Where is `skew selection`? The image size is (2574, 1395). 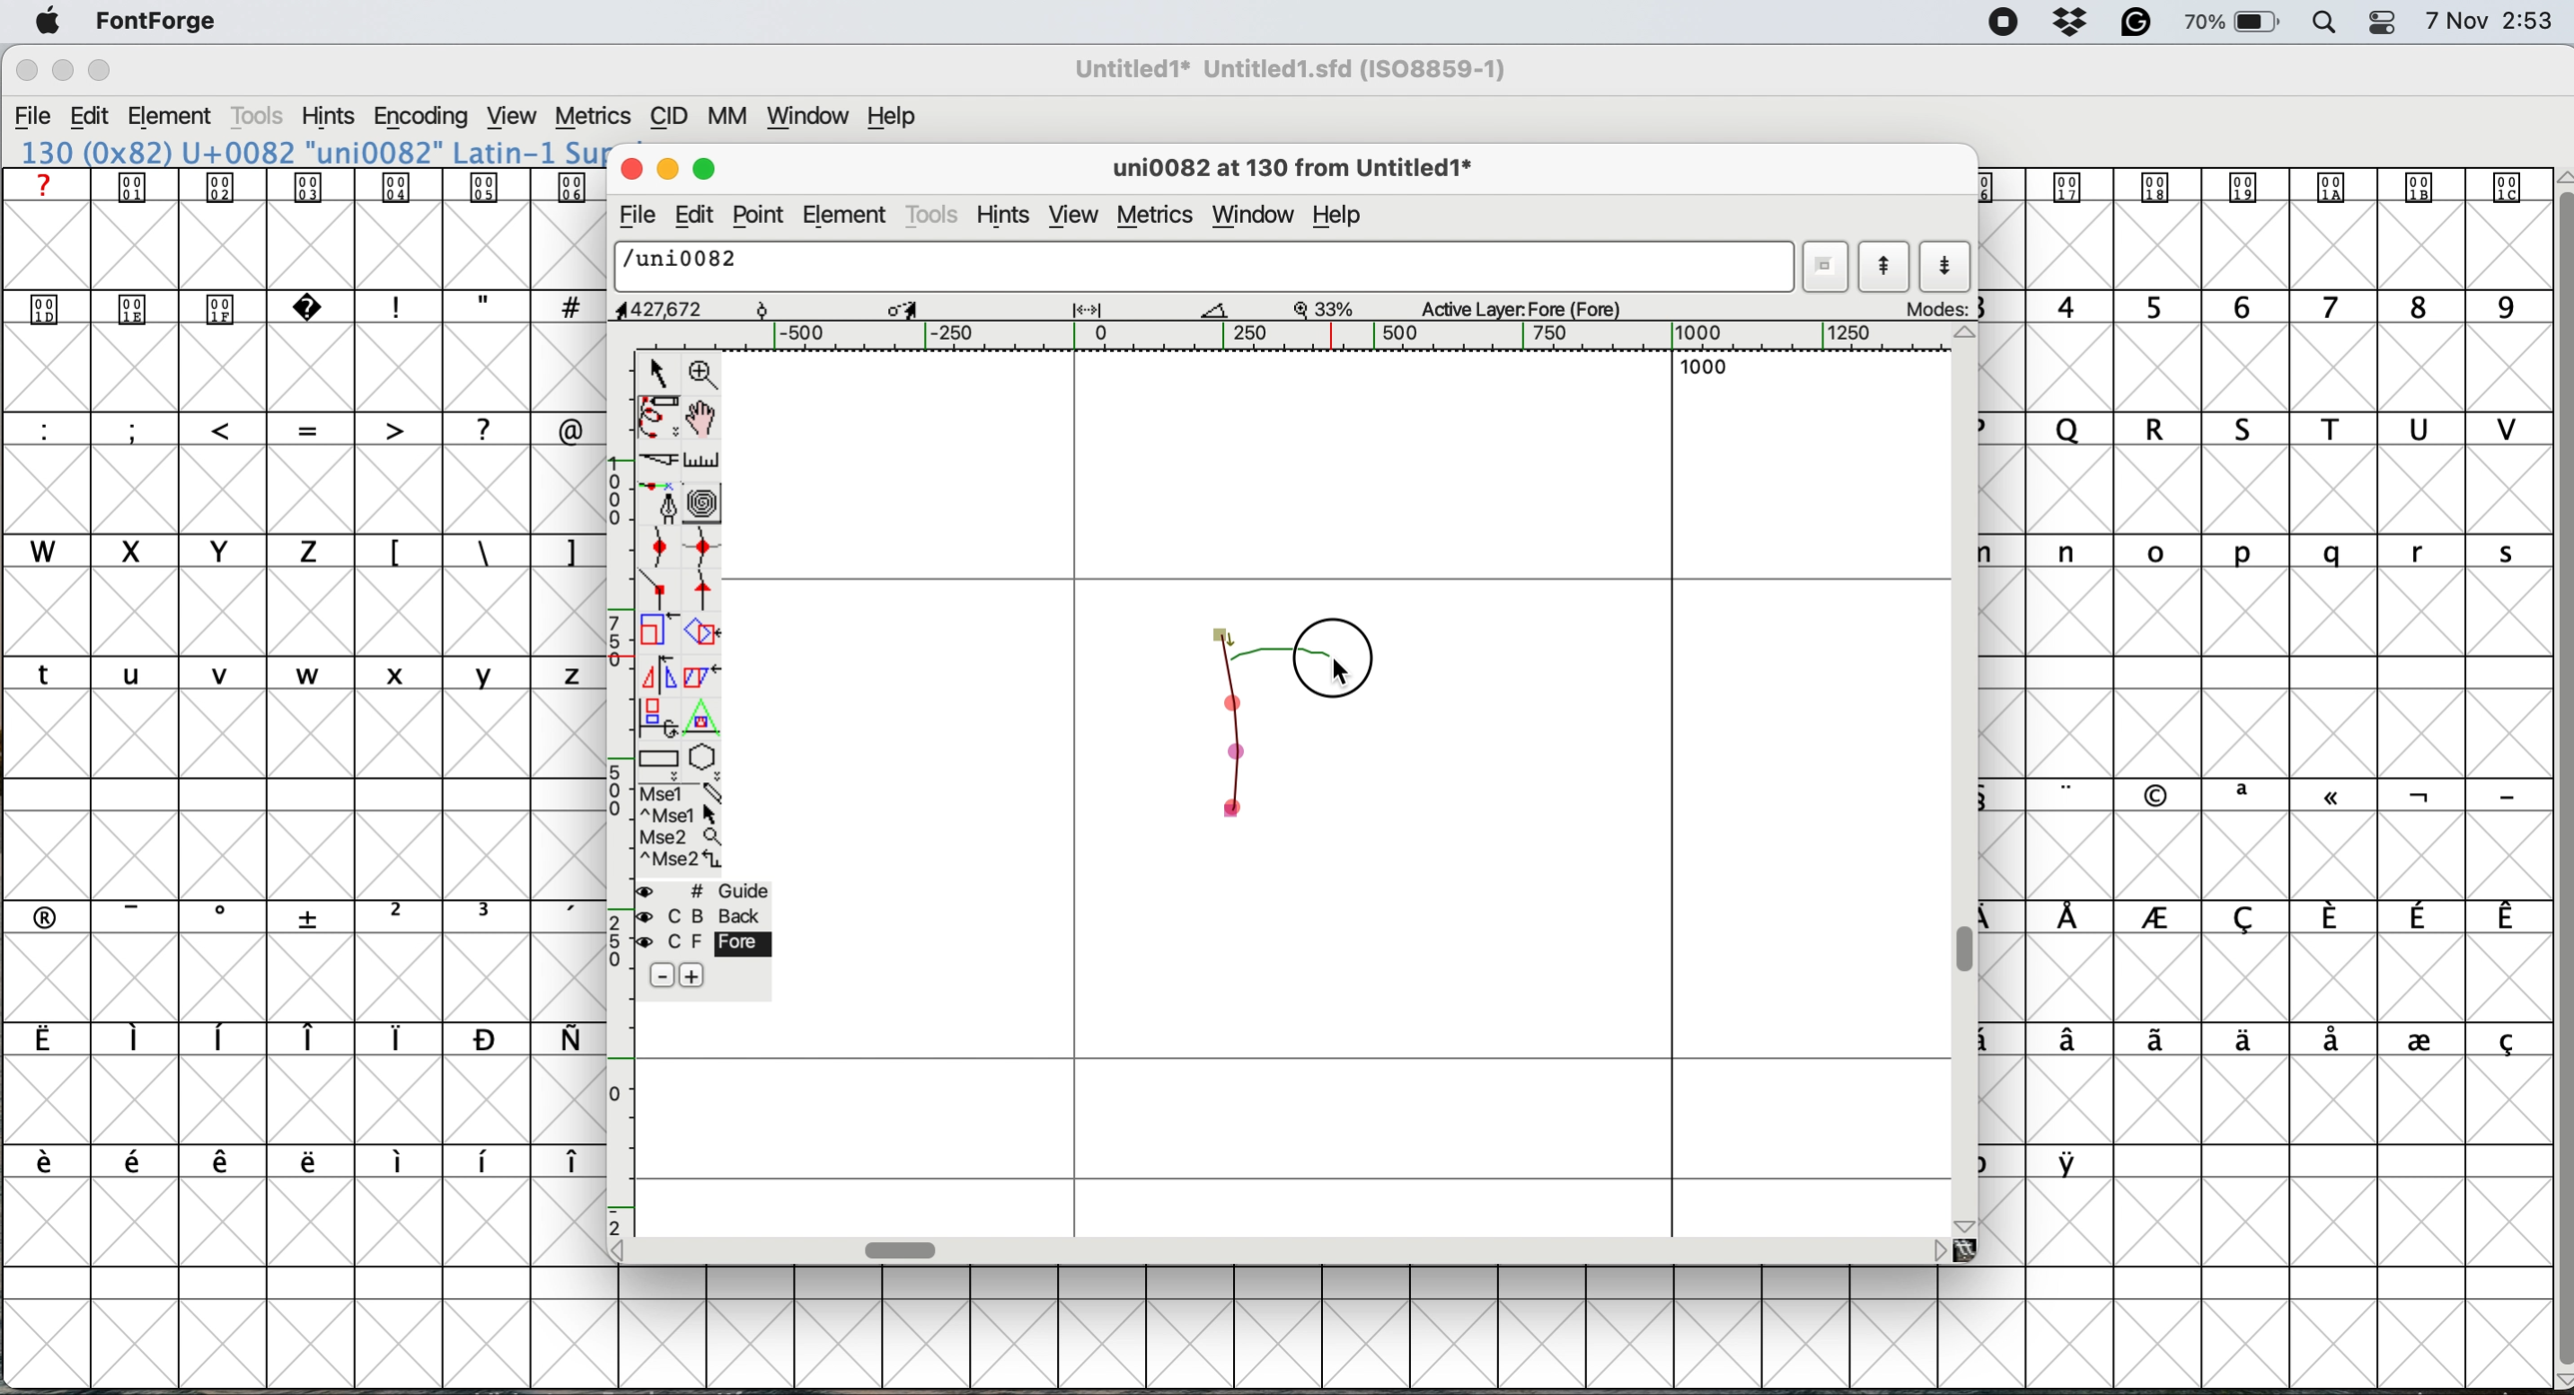 skew selection is located at coordinates (697, 676).